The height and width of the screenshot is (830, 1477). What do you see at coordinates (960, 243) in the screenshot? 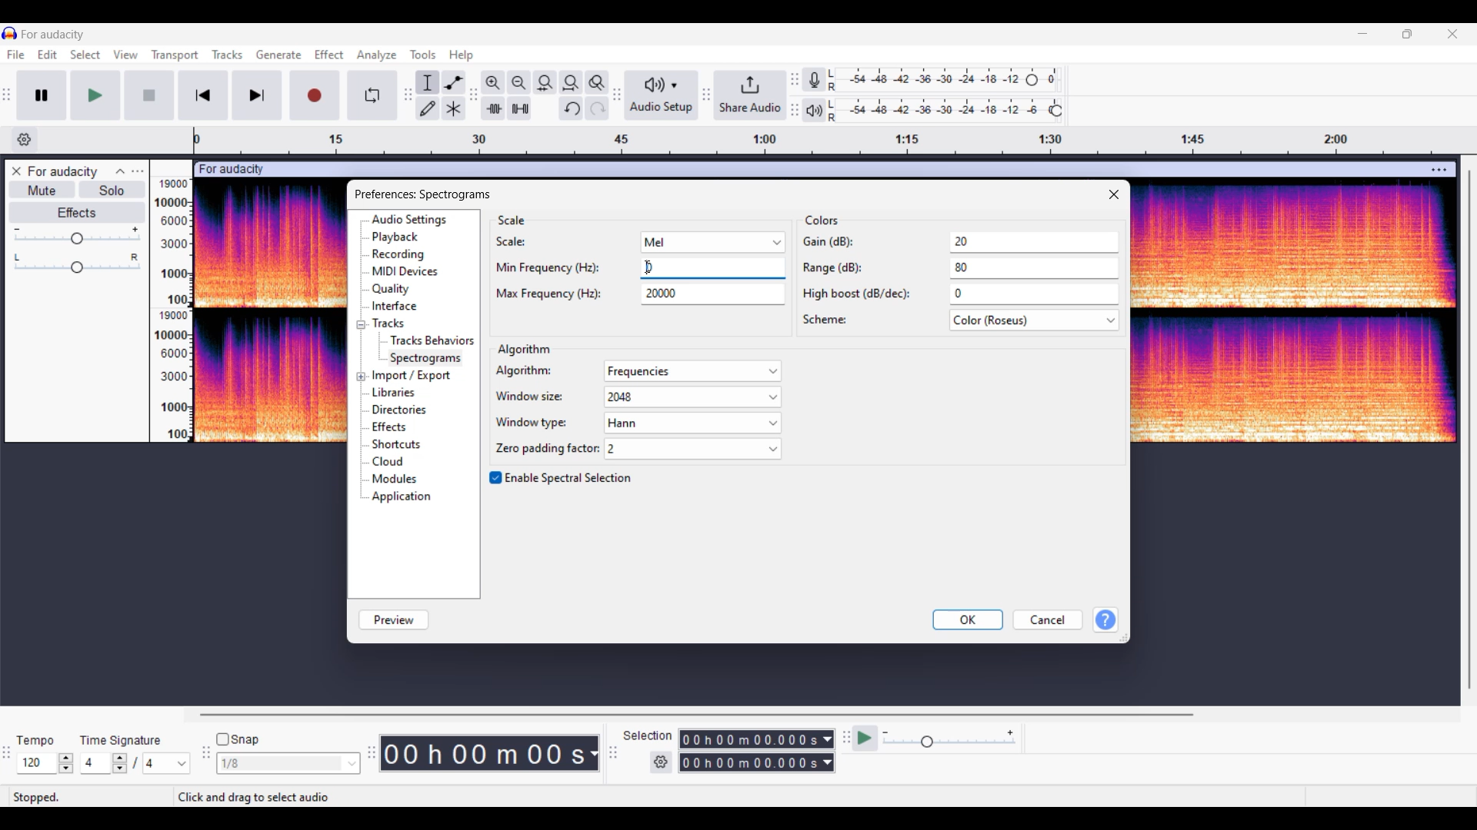
I see `gain` at bounding box center [960, 243].